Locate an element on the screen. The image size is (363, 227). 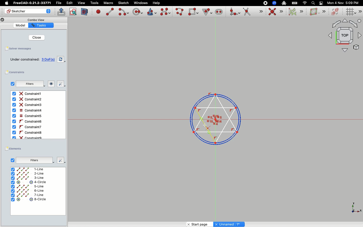
2-Line is located at coordinates (31, 174).